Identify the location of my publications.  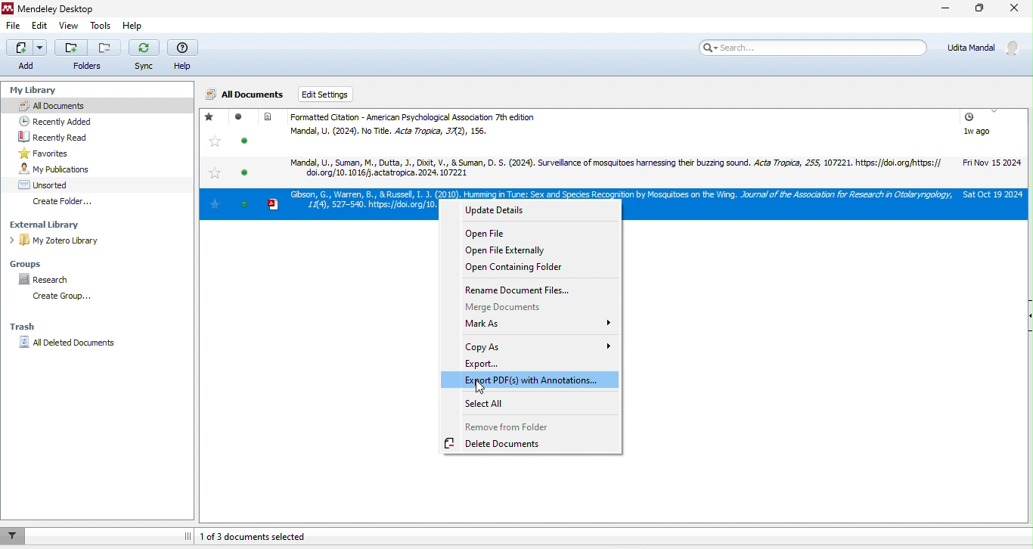
(67, 169).